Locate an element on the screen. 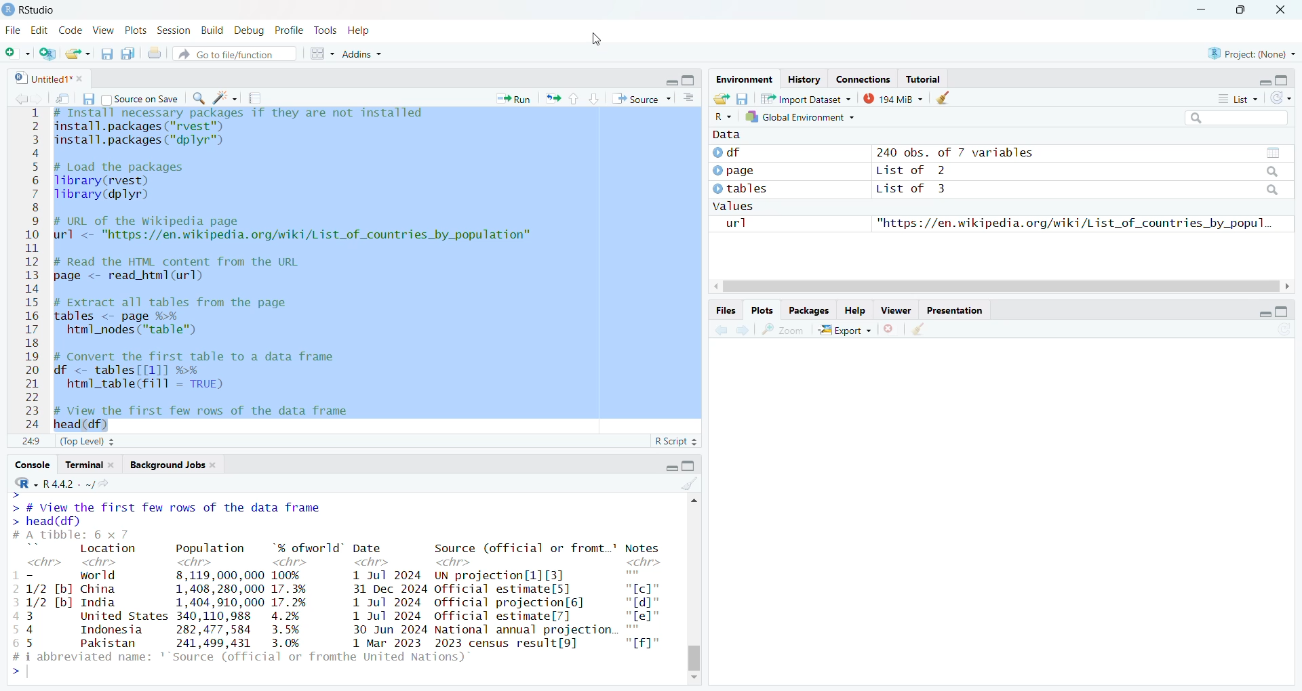 Image resolution: width=1302 pixels, height=691 pixels. Project(None) is located at coordinates (1252, 54).